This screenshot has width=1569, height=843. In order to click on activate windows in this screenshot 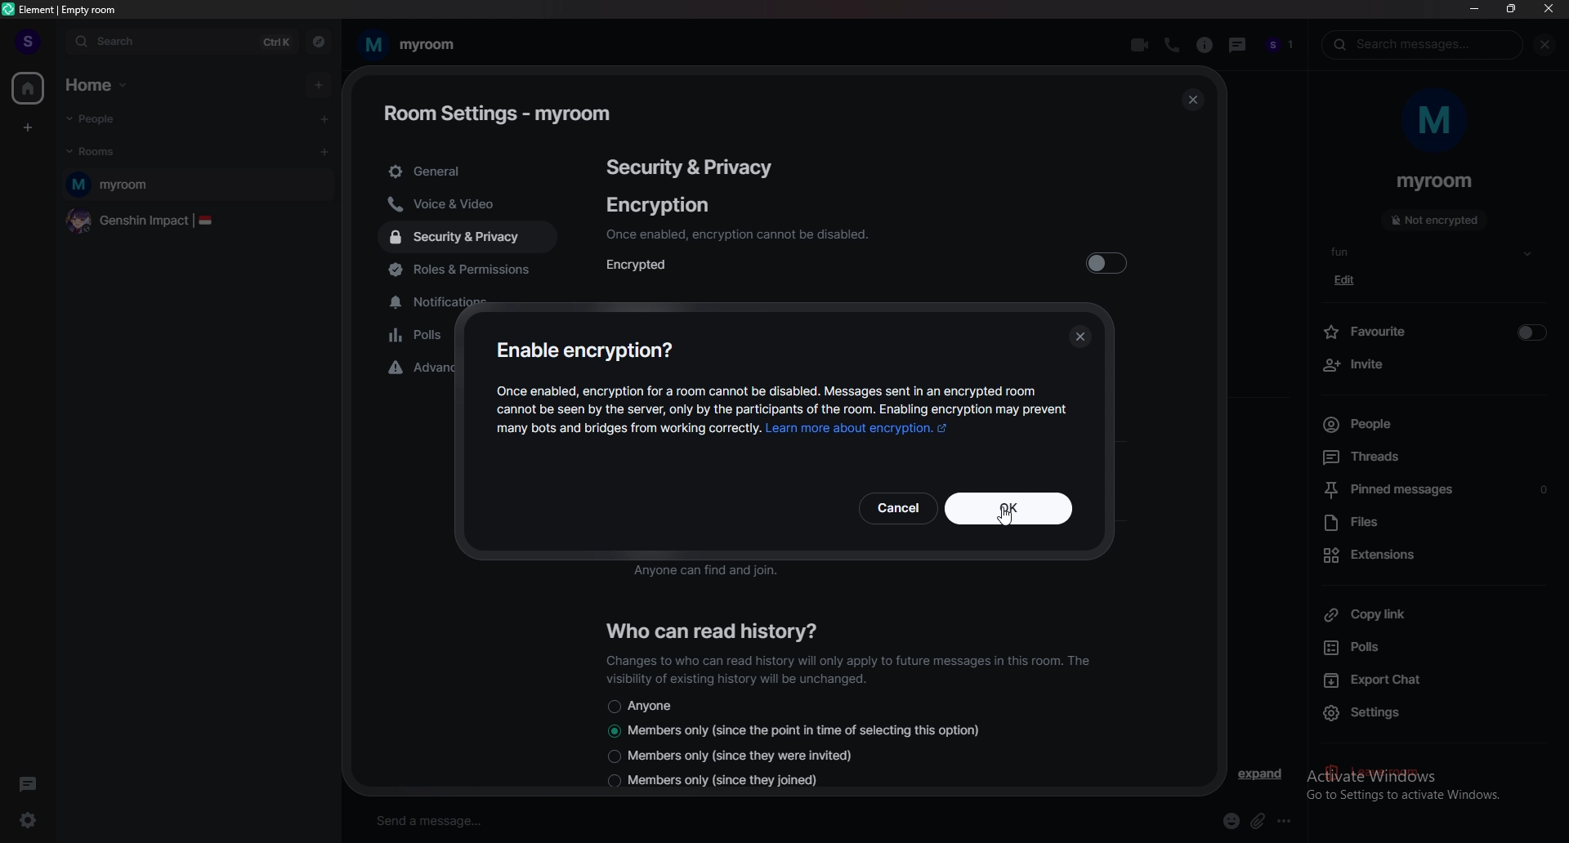, I will do `click(1422, 773)`.